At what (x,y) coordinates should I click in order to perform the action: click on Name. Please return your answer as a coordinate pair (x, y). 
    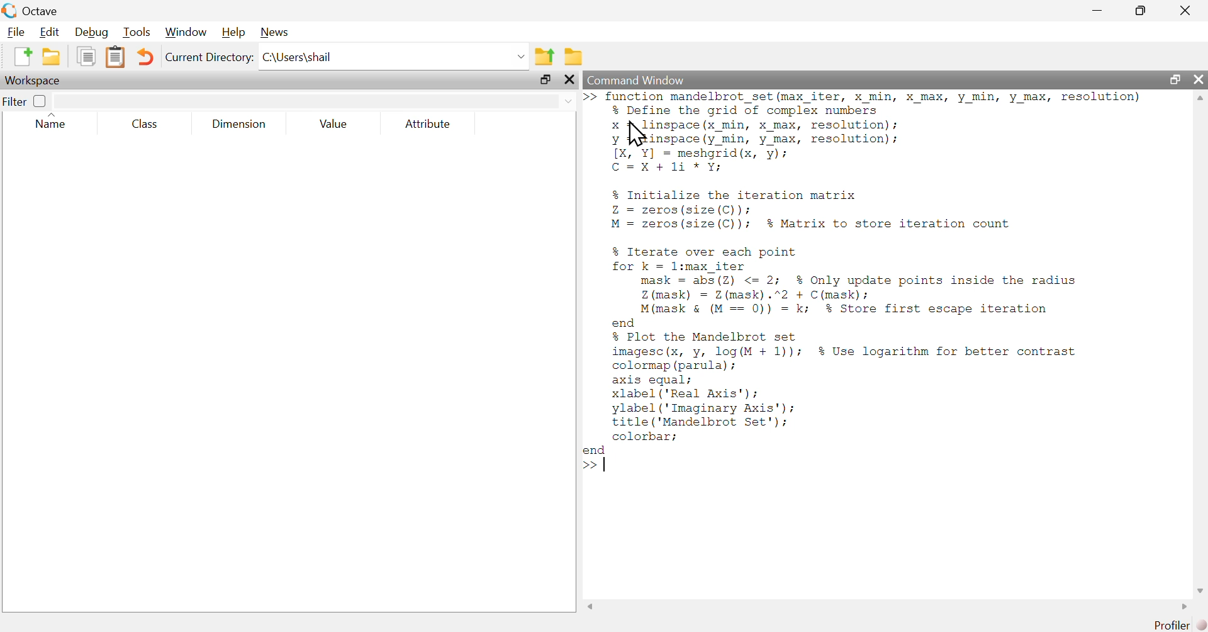
    Looking at the image, I should click on (57, 122).